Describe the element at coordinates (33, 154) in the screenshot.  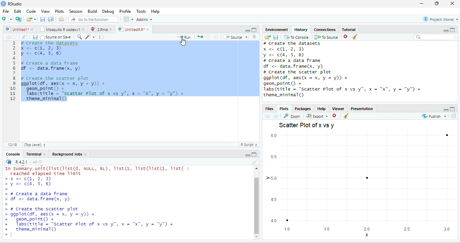
I see `Terminal` at that location.